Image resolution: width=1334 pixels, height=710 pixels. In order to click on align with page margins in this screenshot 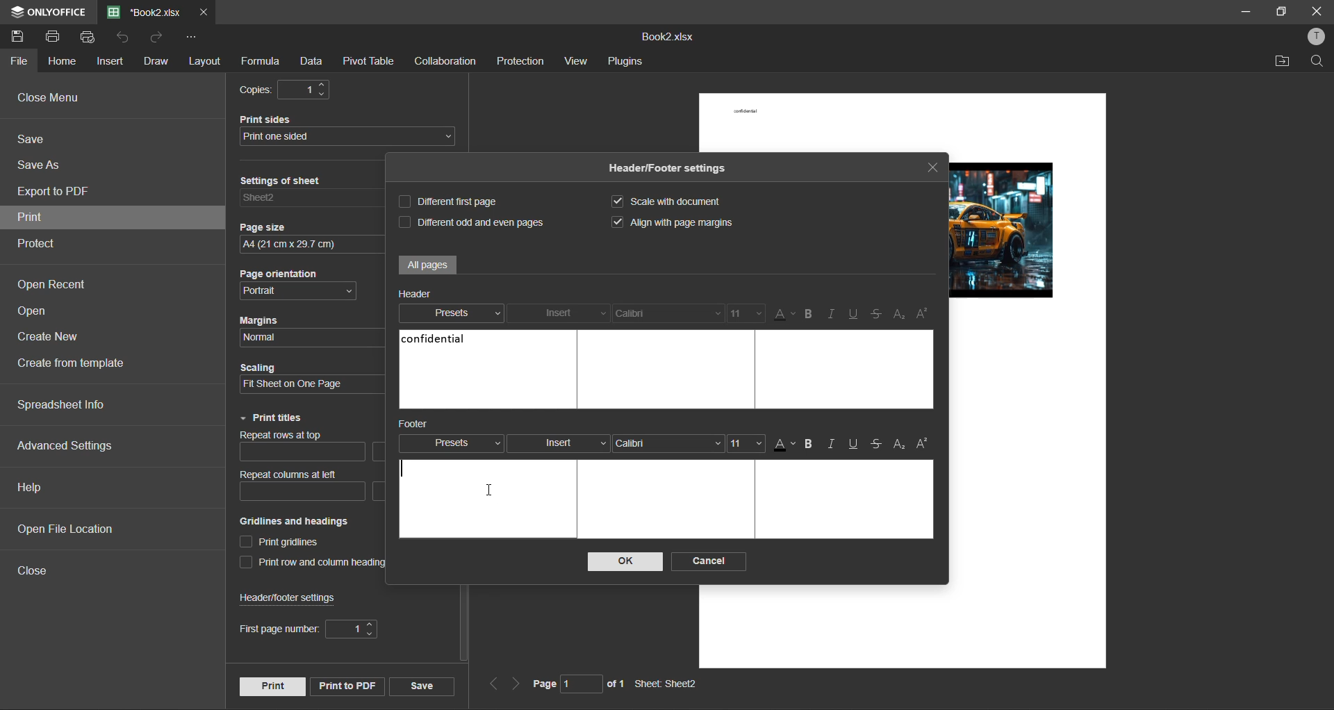, I will do `click(672, 221)`.